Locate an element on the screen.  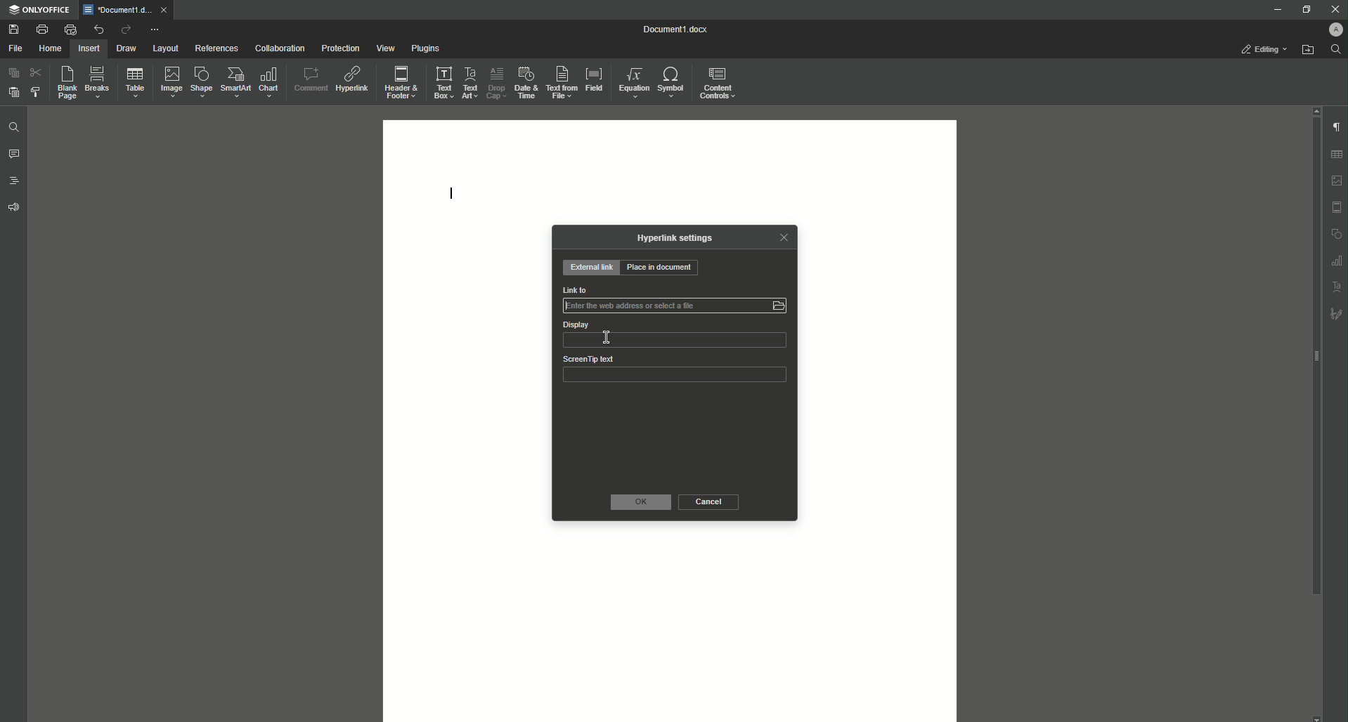
Imgae settings is located at coordinates (1337, 181).